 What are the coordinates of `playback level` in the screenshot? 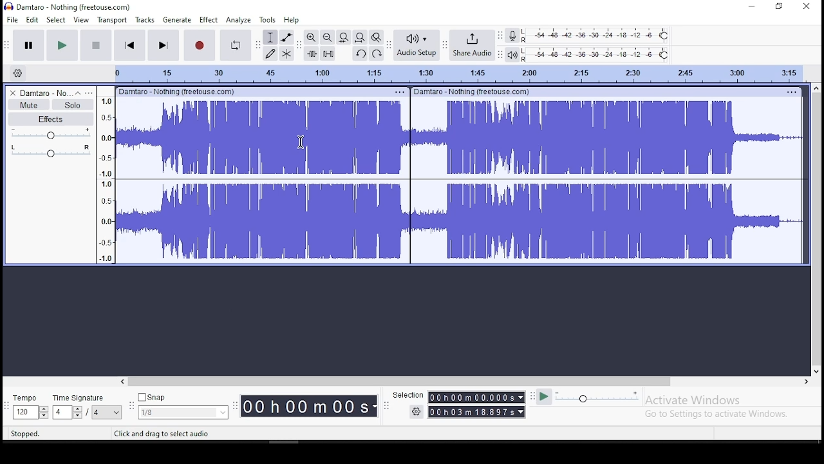 It's located at (599, 53).